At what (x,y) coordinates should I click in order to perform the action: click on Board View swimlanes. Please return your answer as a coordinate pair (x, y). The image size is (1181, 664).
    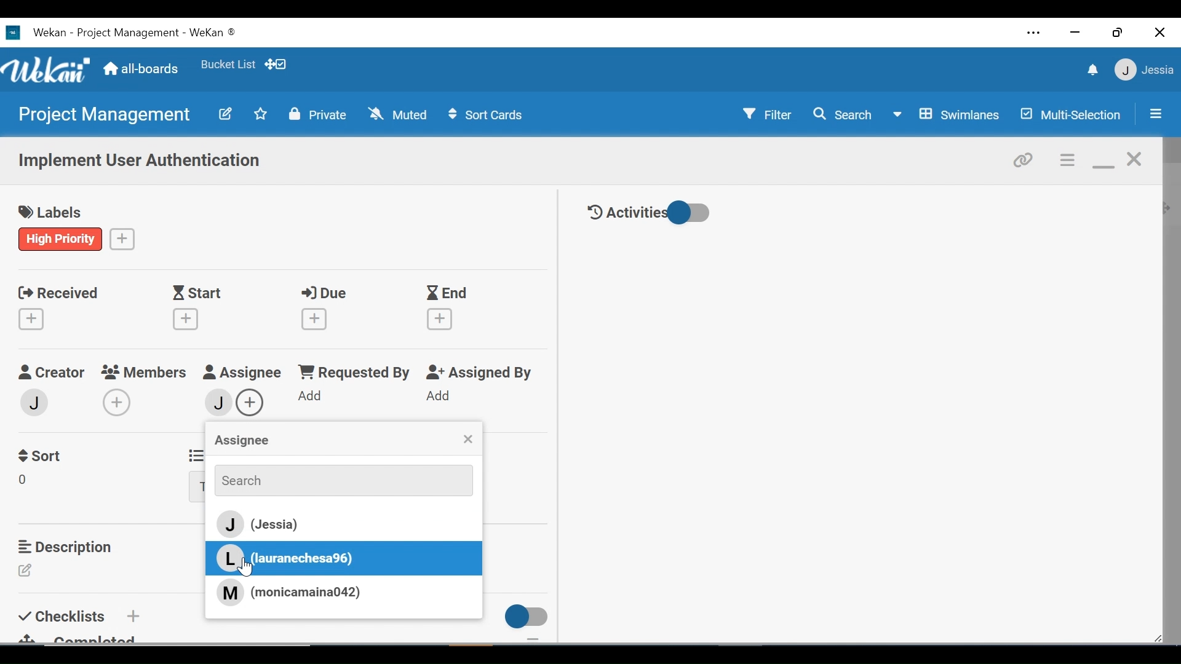
    Looking at the image, I should click on (948, 113).